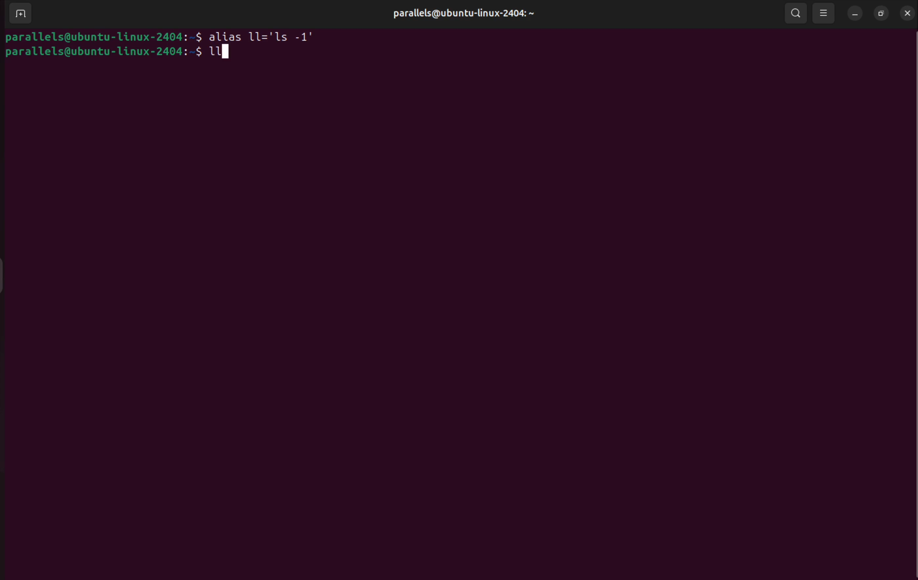 This screenshot has width=918, height=580. I want to click on cursor, so click(213, 51).